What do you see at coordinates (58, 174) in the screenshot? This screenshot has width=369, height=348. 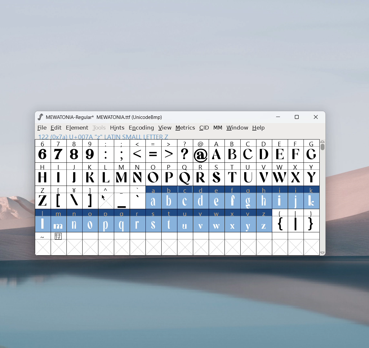 I see `I` at bounding box center [58, 174].